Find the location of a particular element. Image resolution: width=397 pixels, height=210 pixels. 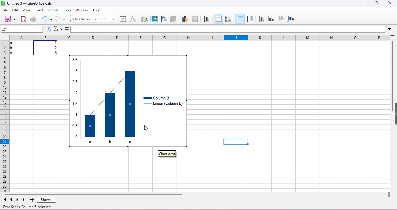

data ranges is located at coordinates (184, 19).